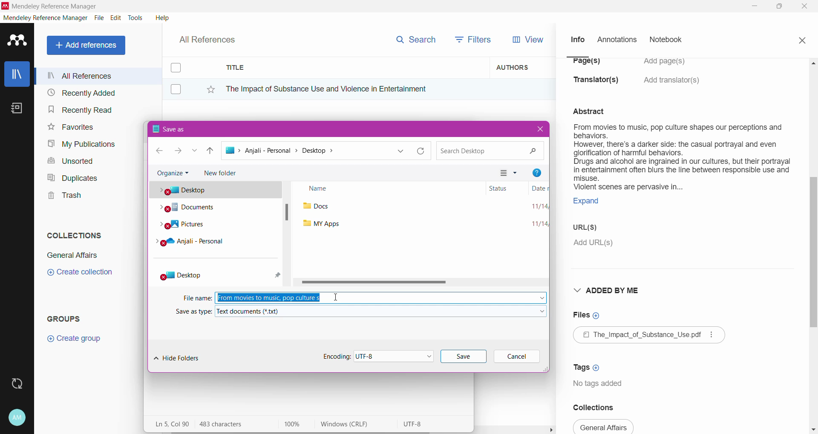 The width and height of the screenshot is (818, 434). I want to click on Set Encoding Type, so click(370, 356).